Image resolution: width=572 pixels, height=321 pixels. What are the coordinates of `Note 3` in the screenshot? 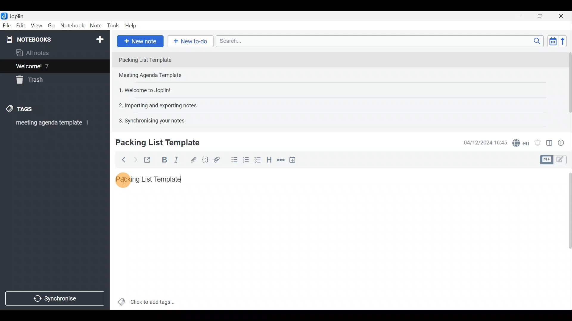 It's located at (142, 89).